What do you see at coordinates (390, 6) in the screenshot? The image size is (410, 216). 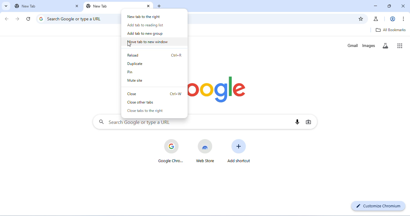 I see `maximize` at bounding box center [390, 6].